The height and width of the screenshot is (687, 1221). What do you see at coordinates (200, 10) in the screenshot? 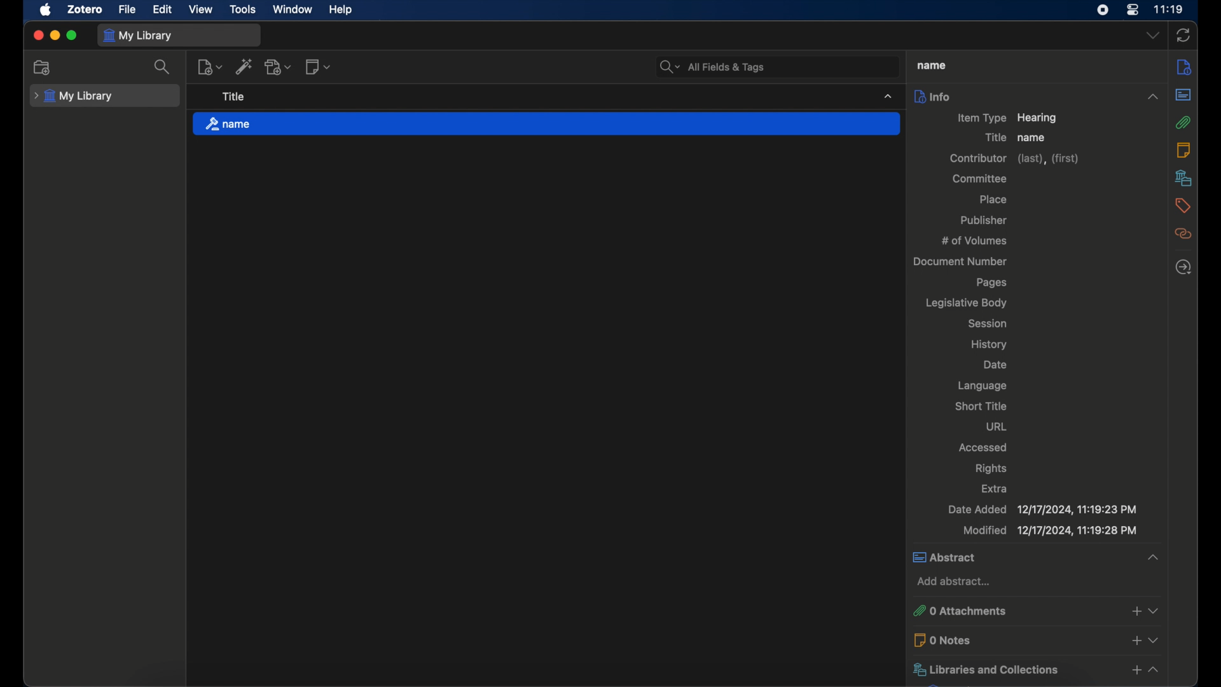
I see `view` at bounding box center [200, 10].